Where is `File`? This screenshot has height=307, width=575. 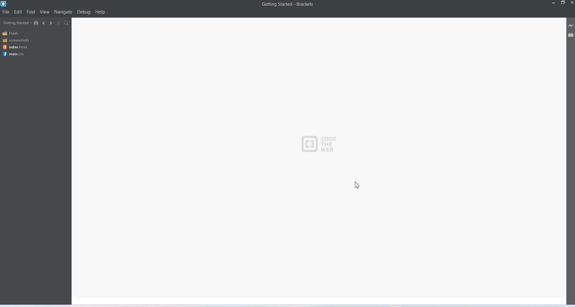 File is located at coordinates (6, 12).